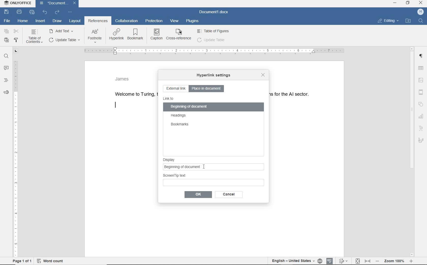 The image size is (427, 265). I want to click on hyperlink settings, so click(213, 76).